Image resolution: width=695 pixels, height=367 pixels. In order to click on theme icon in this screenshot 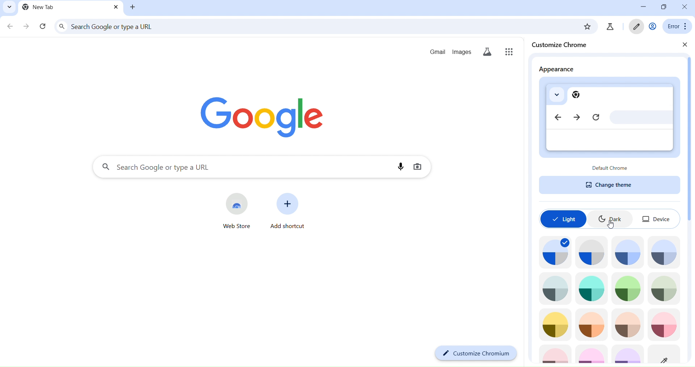, I will do `click(665, 288)`.